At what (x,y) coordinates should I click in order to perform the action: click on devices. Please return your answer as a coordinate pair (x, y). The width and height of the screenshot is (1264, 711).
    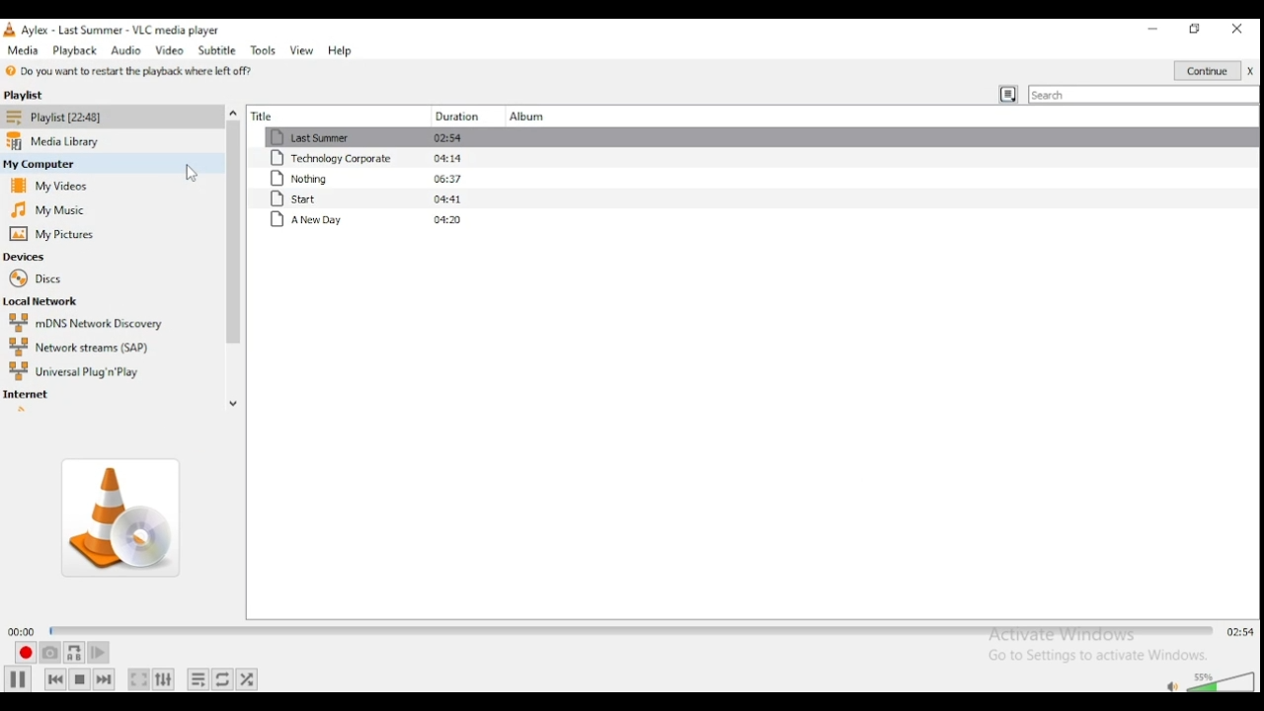
    Looking at the image, I should click on (29, 257).